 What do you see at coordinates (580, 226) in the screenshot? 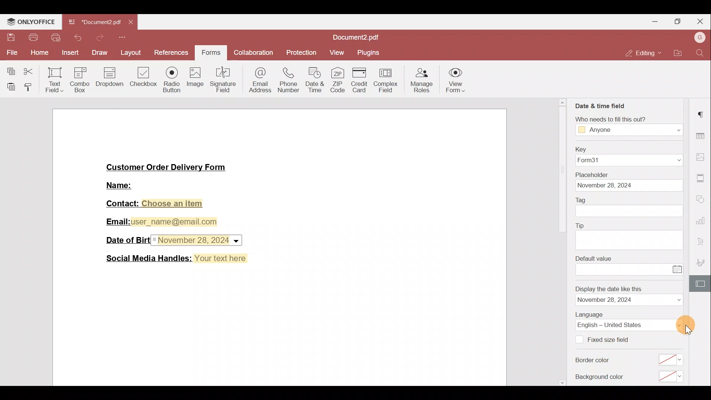
I see `Tip` at bounding box center [580, 226].